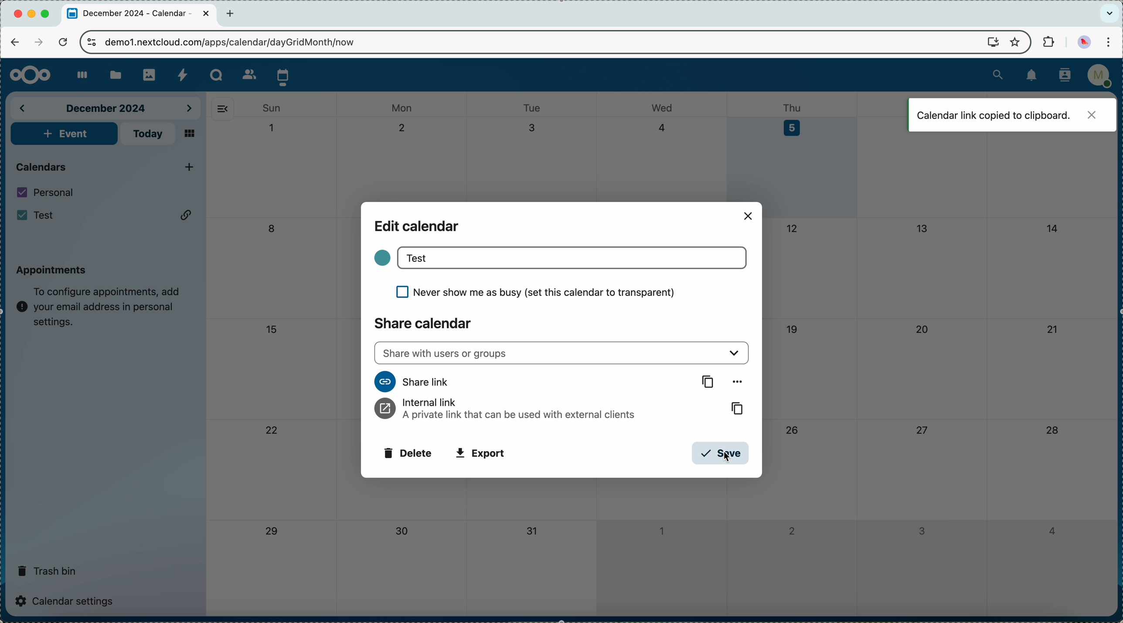  What do you see at coordinates (67, 600) in the screenshot?
I see `calendar settings` at bounding box center [67, 600].